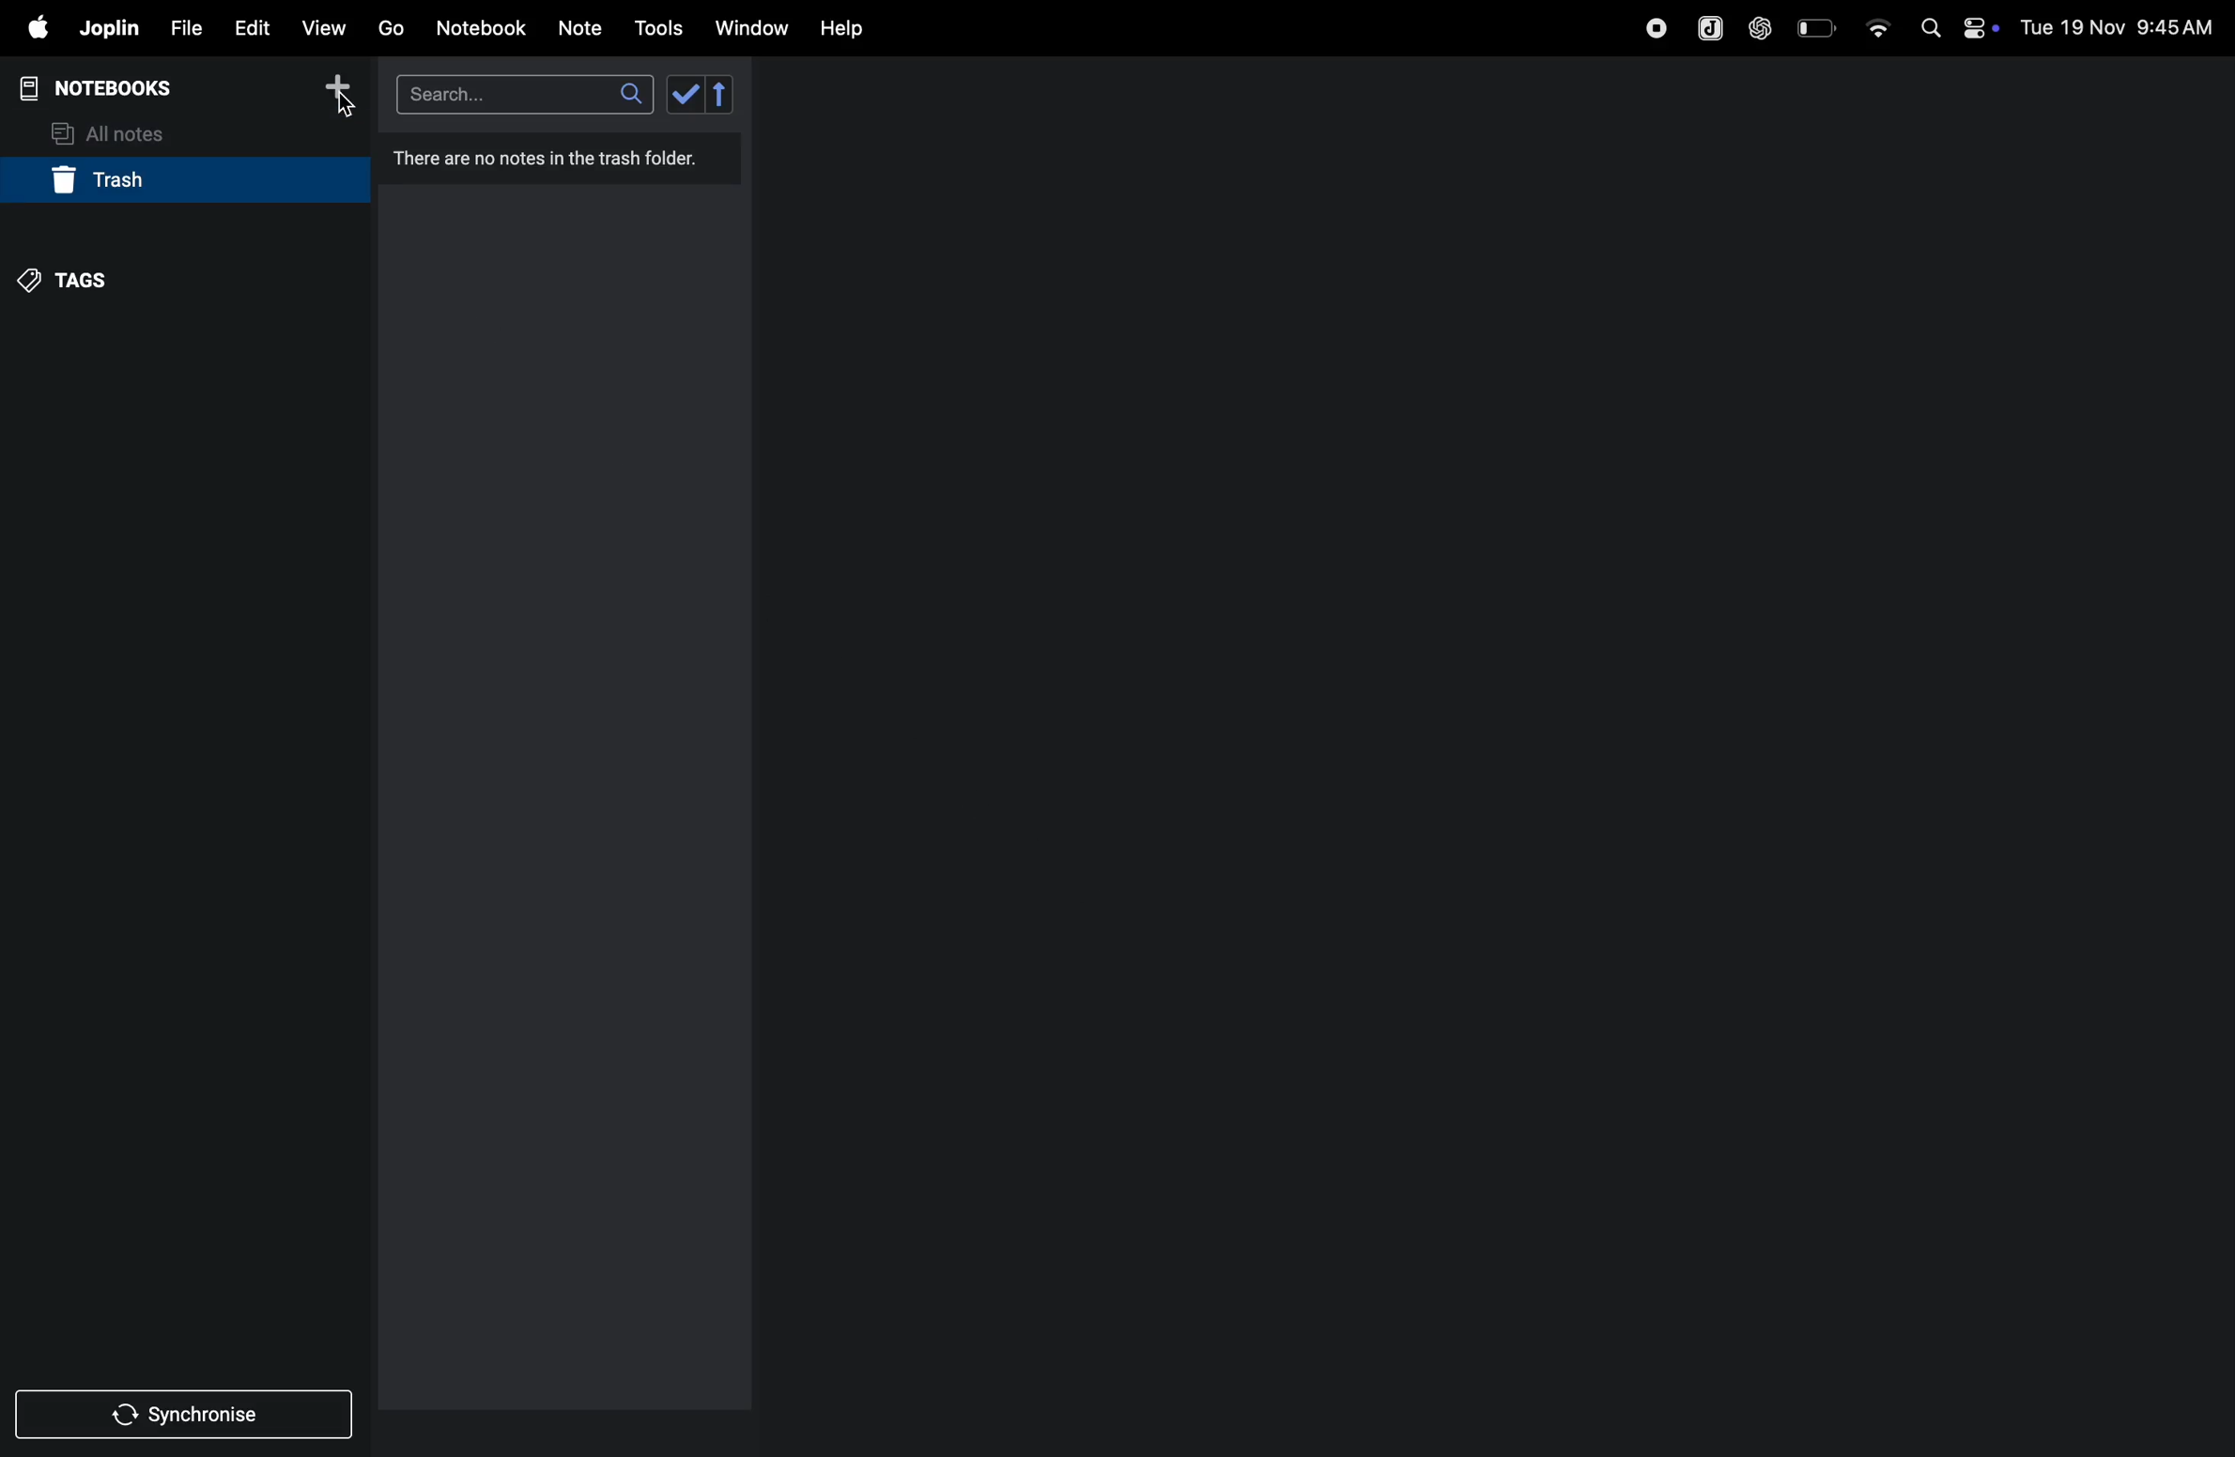 Image resolution: width=2235 pixels, height=1457 pixels. What do you see at coordinates (76, 279) in the screenshot?
I see `tags` at bounding box center [76, 279].